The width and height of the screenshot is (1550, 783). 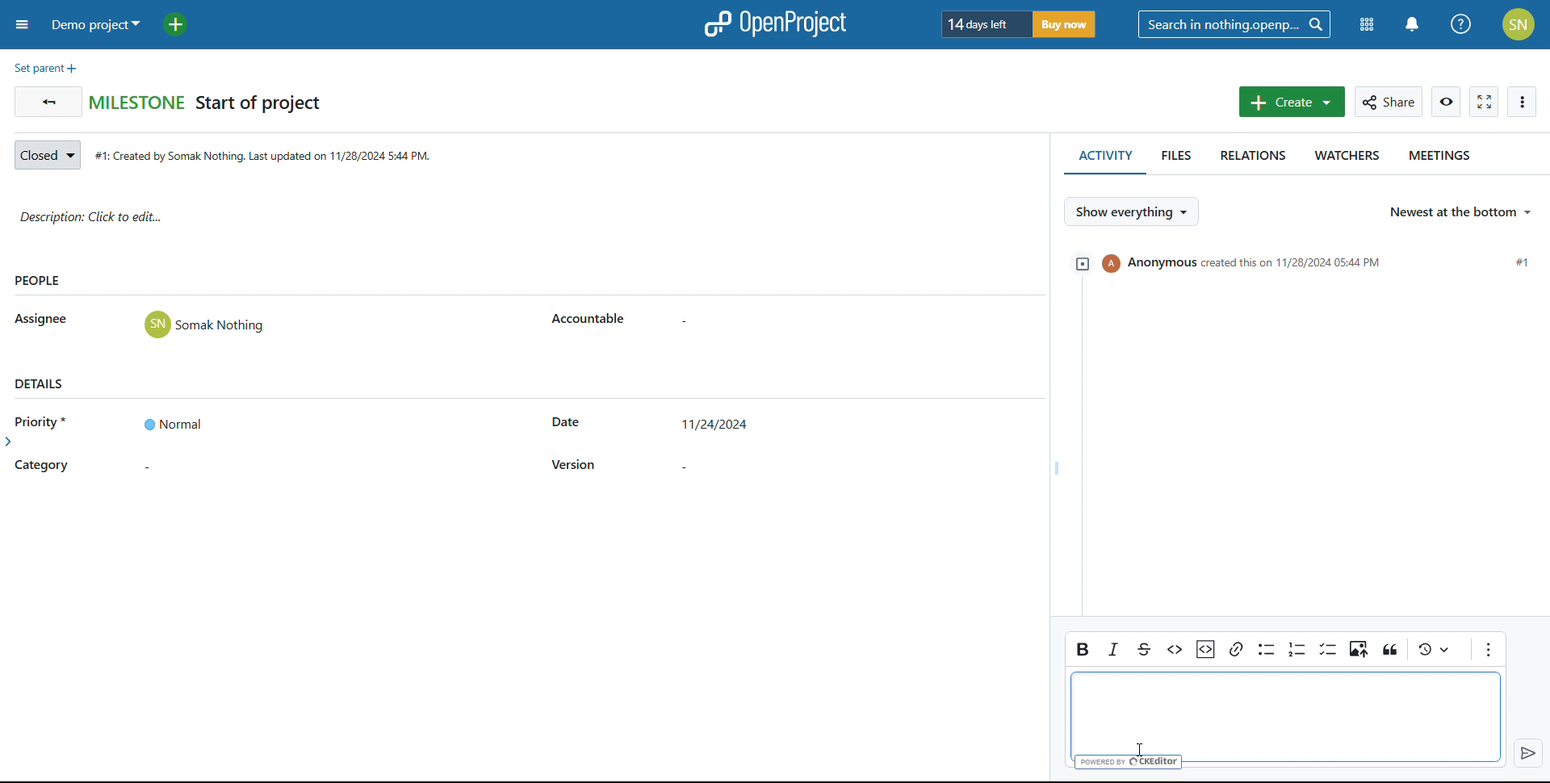 What do you see at coordinates (1364, 26) in the screenshot?
I see `modules` at bounding box center [1364, 26].